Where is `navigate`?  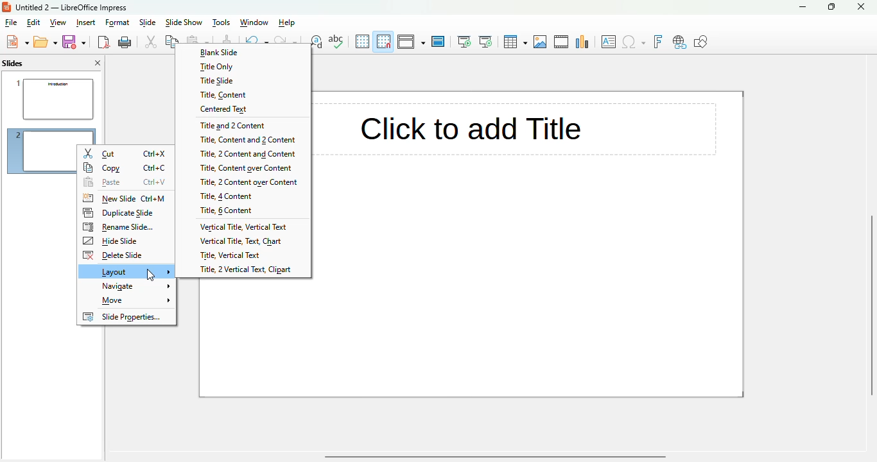 navigate is located at coordinates (128, 286).